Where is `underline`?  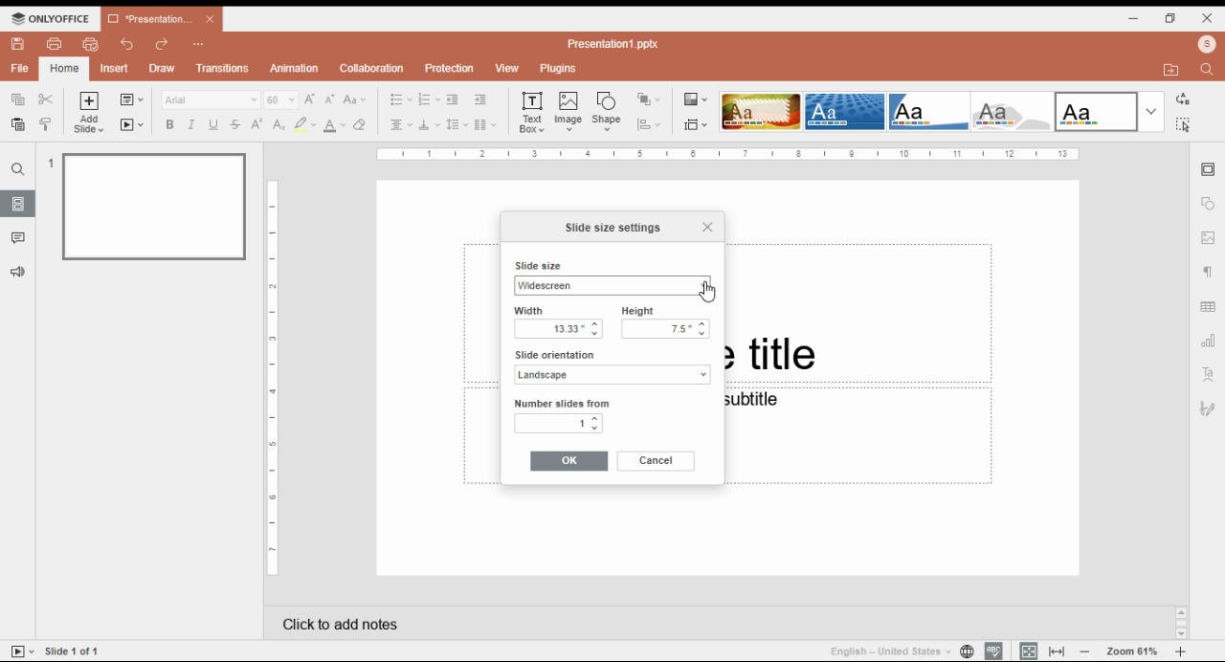 underline is located at coordinates (212, 124).